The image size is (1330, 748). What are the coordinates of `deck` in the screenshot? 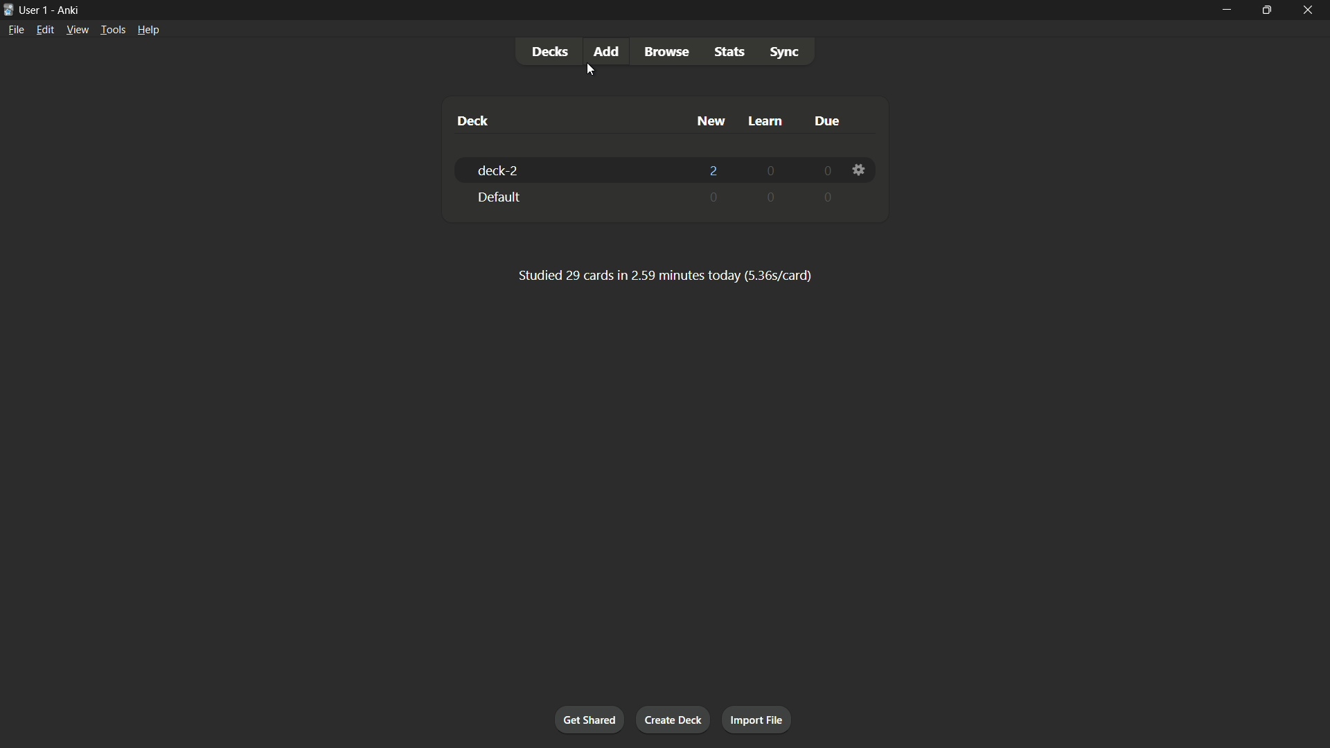 It's located at (471, 121).